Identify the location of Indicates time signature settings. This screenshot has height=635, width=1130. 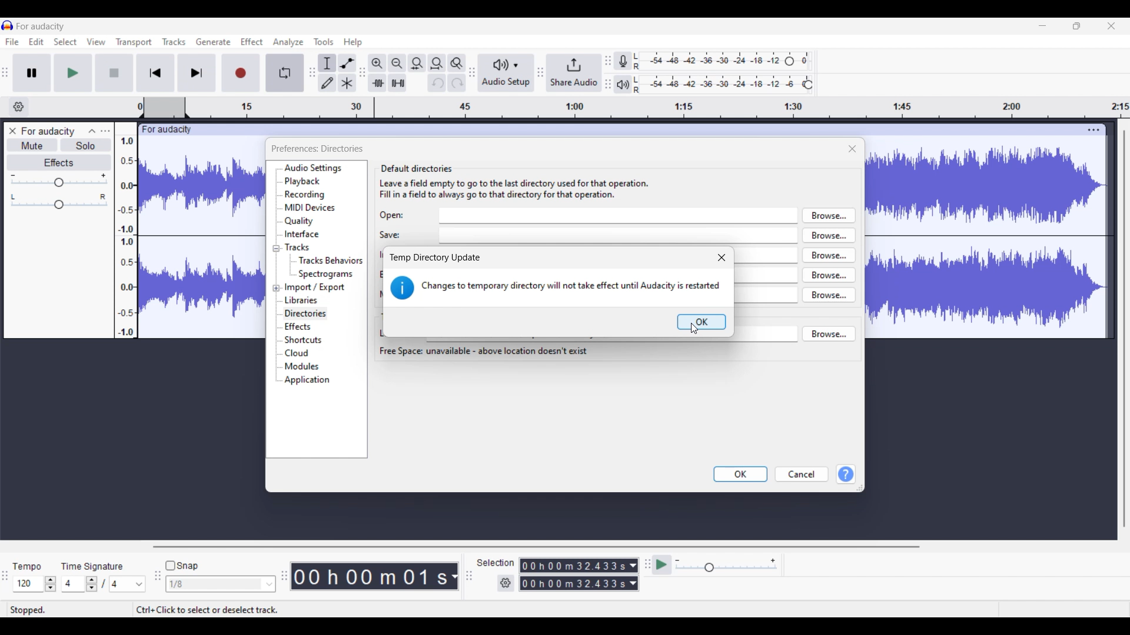
(92, 566).